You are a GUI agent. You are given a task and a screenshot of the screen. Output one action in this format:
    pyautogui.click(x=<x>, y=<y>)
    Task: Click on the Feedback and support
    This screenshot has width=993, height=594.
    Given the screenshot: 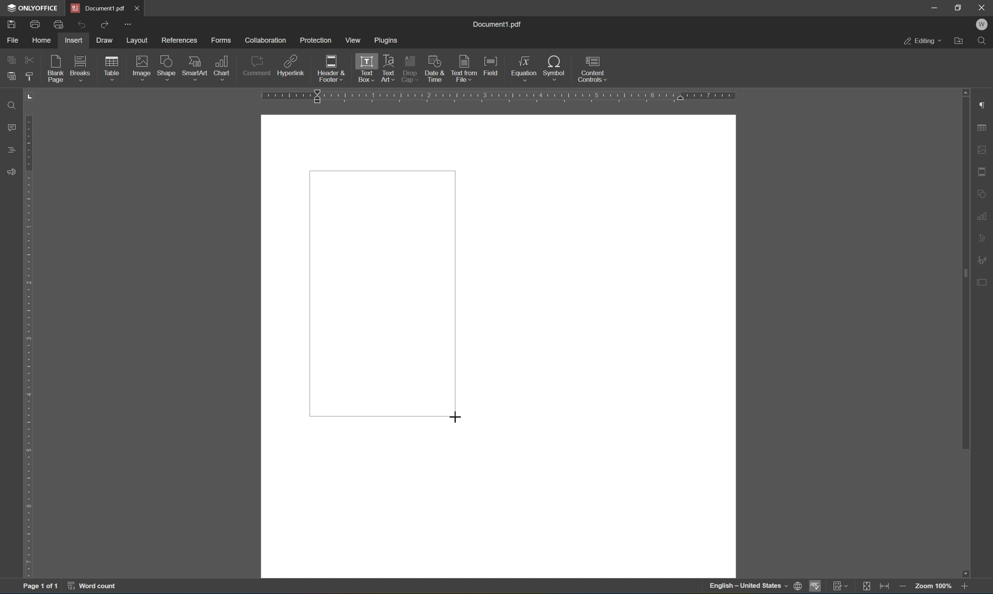 What is the action you would take?
    pyautogui.click(x=10, y=172)
    